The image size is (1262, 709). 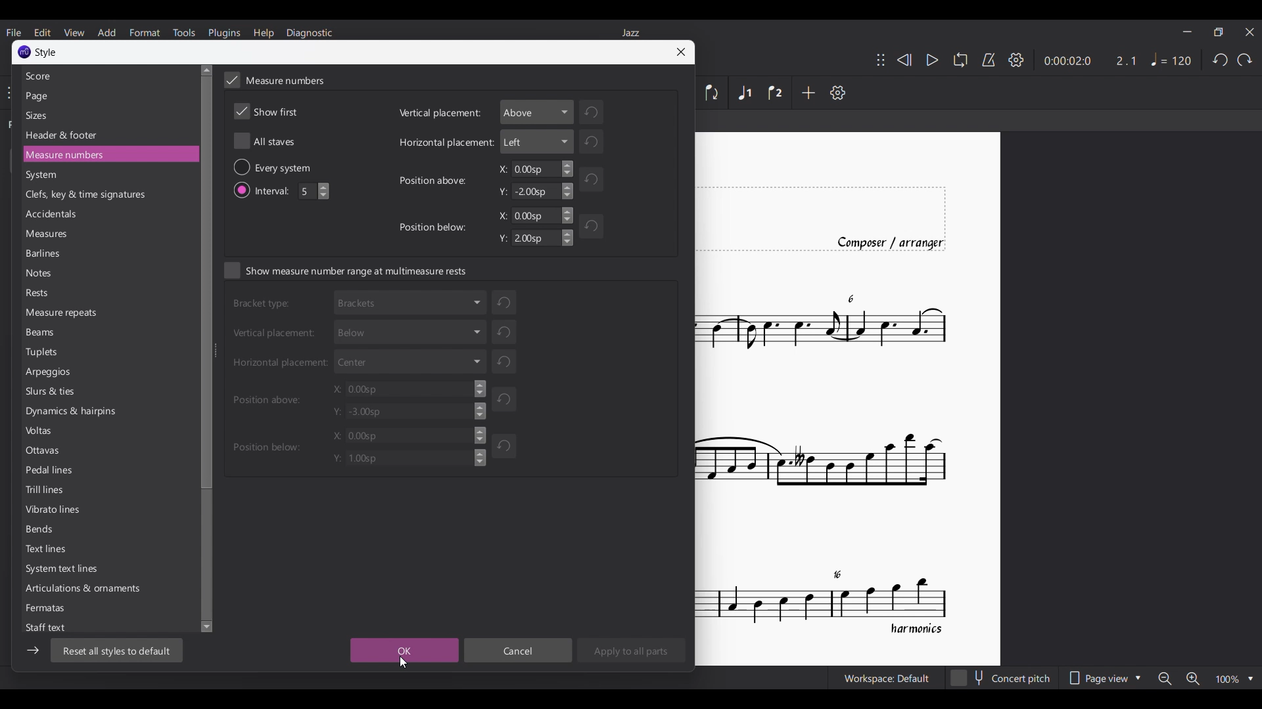 What do you see at coordinates (410, 301) in the screenshot?
I see `Brackets` at bounding box center [410, 301].